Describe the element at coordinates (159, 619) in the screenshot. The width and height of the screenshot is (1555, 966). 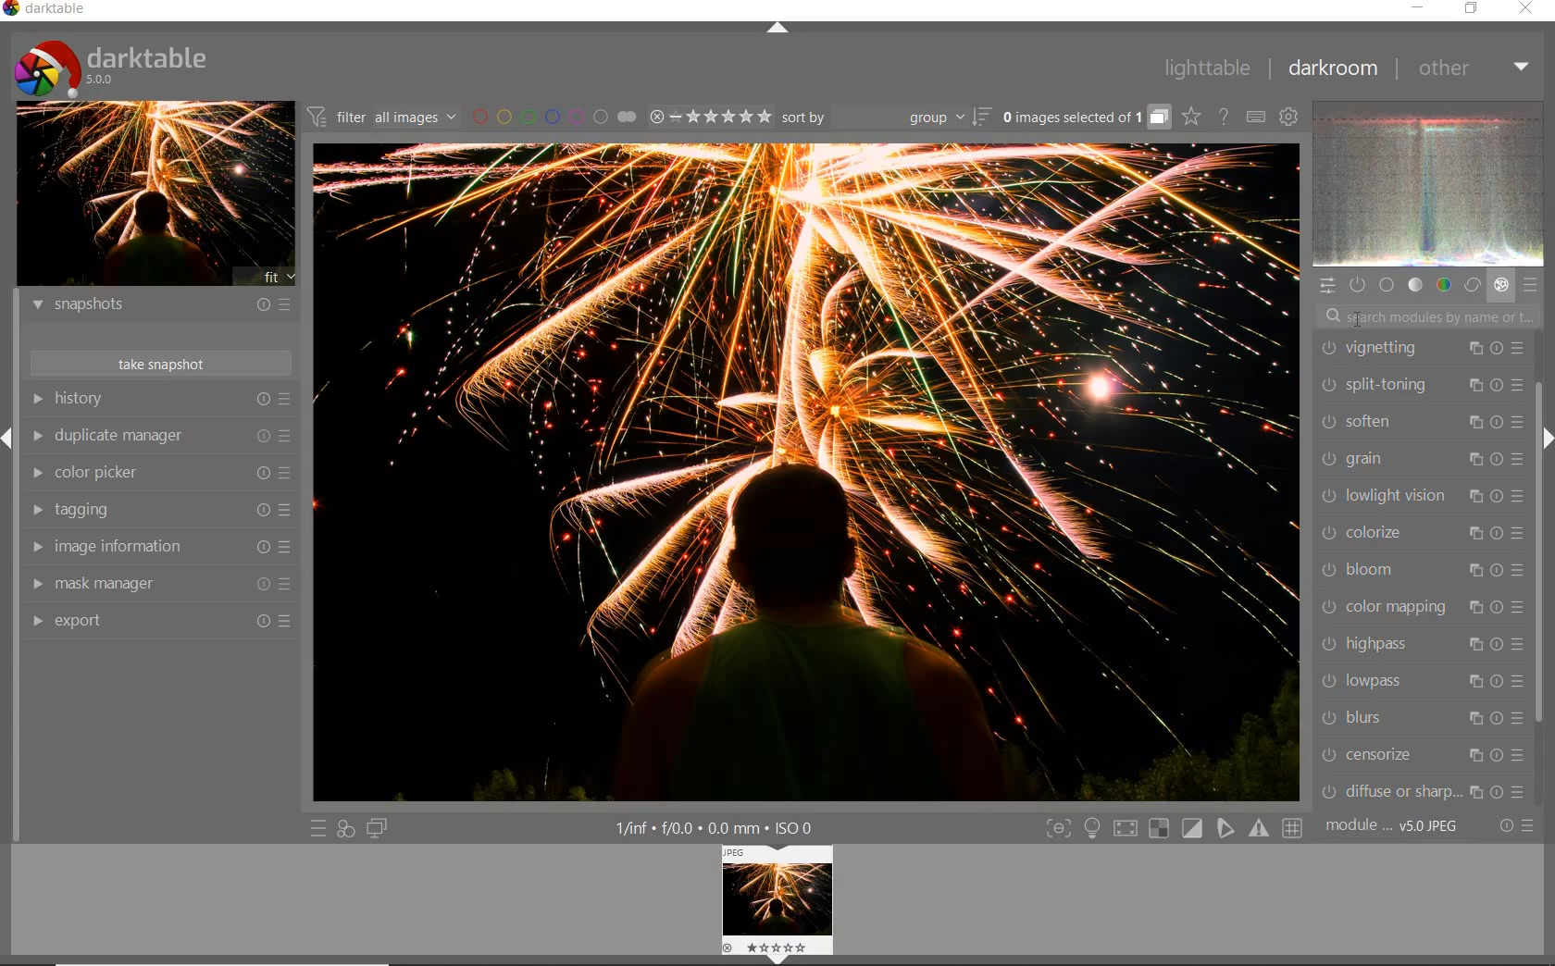
I see `export` at that location.